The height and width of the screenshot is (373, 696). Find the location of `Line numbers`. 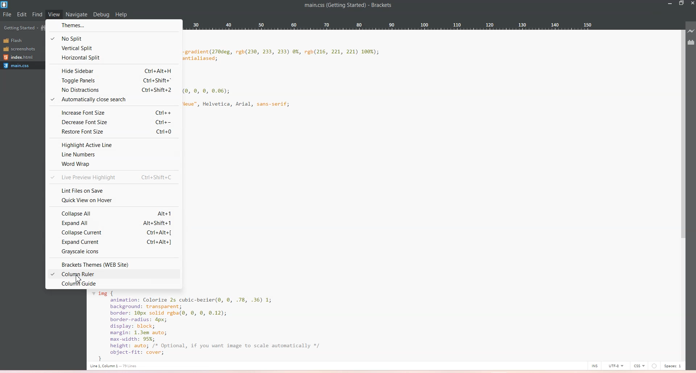

Line numbers is located at coordinates (114, 154).